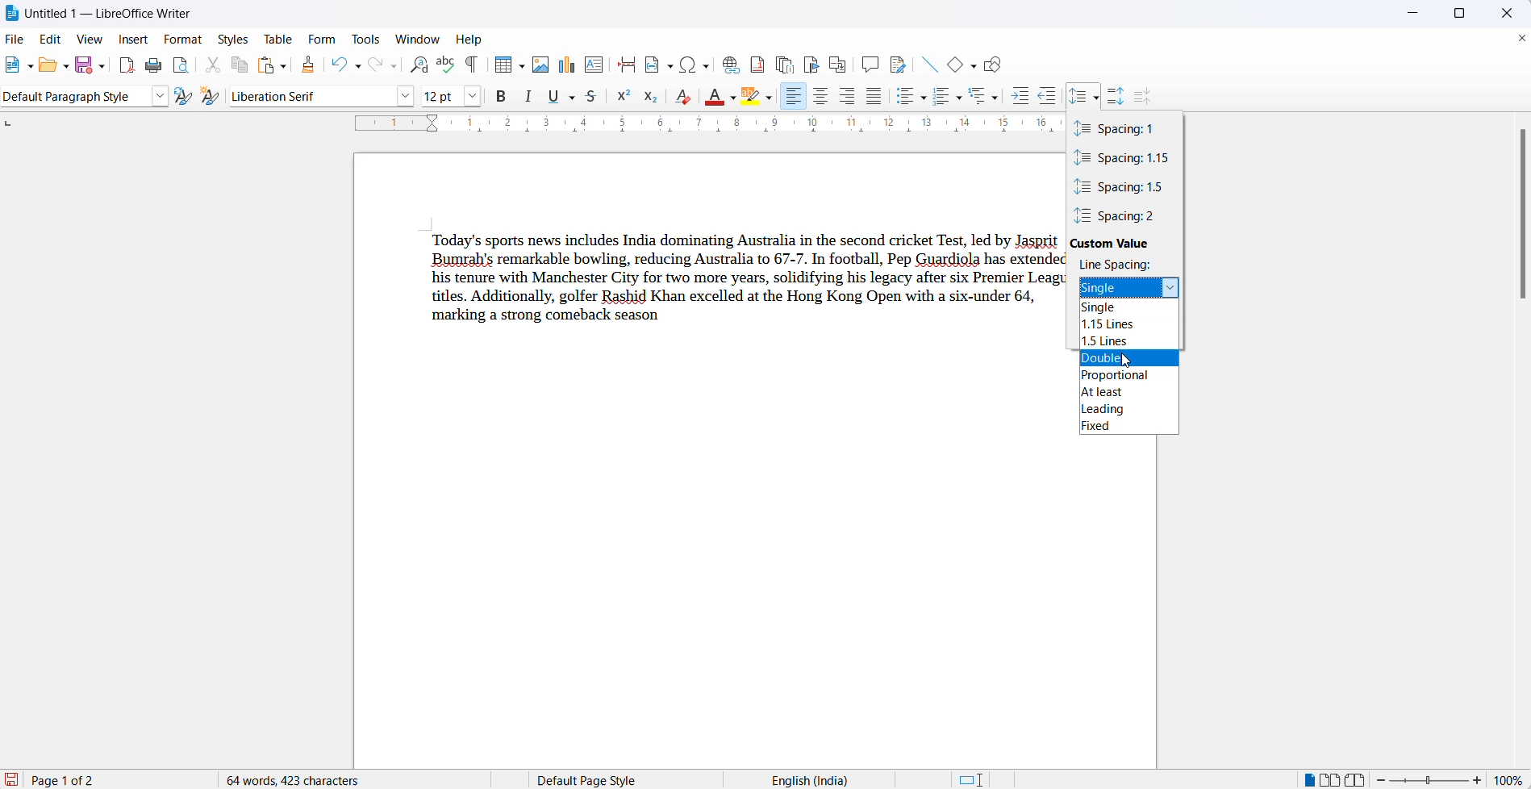 The height and width of the screenshot is (789, 1531). I want to click on proportional, so click(1127, 377).